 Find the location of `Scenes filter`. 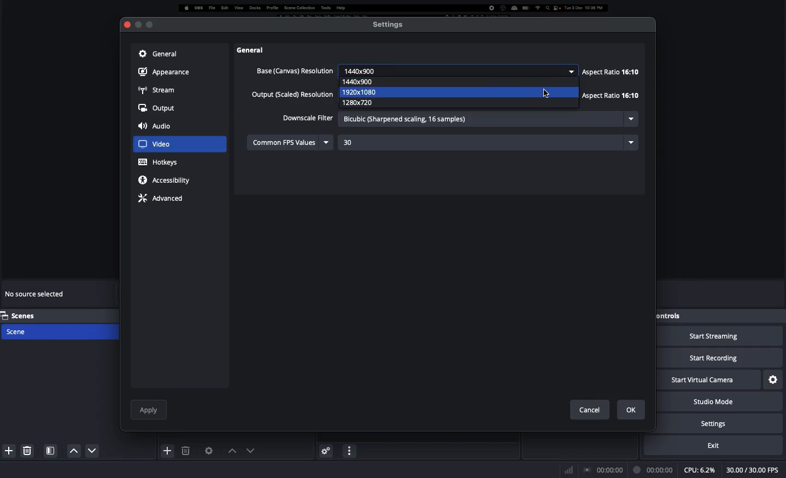

Scenes filter is located at coordinates (51, 451).